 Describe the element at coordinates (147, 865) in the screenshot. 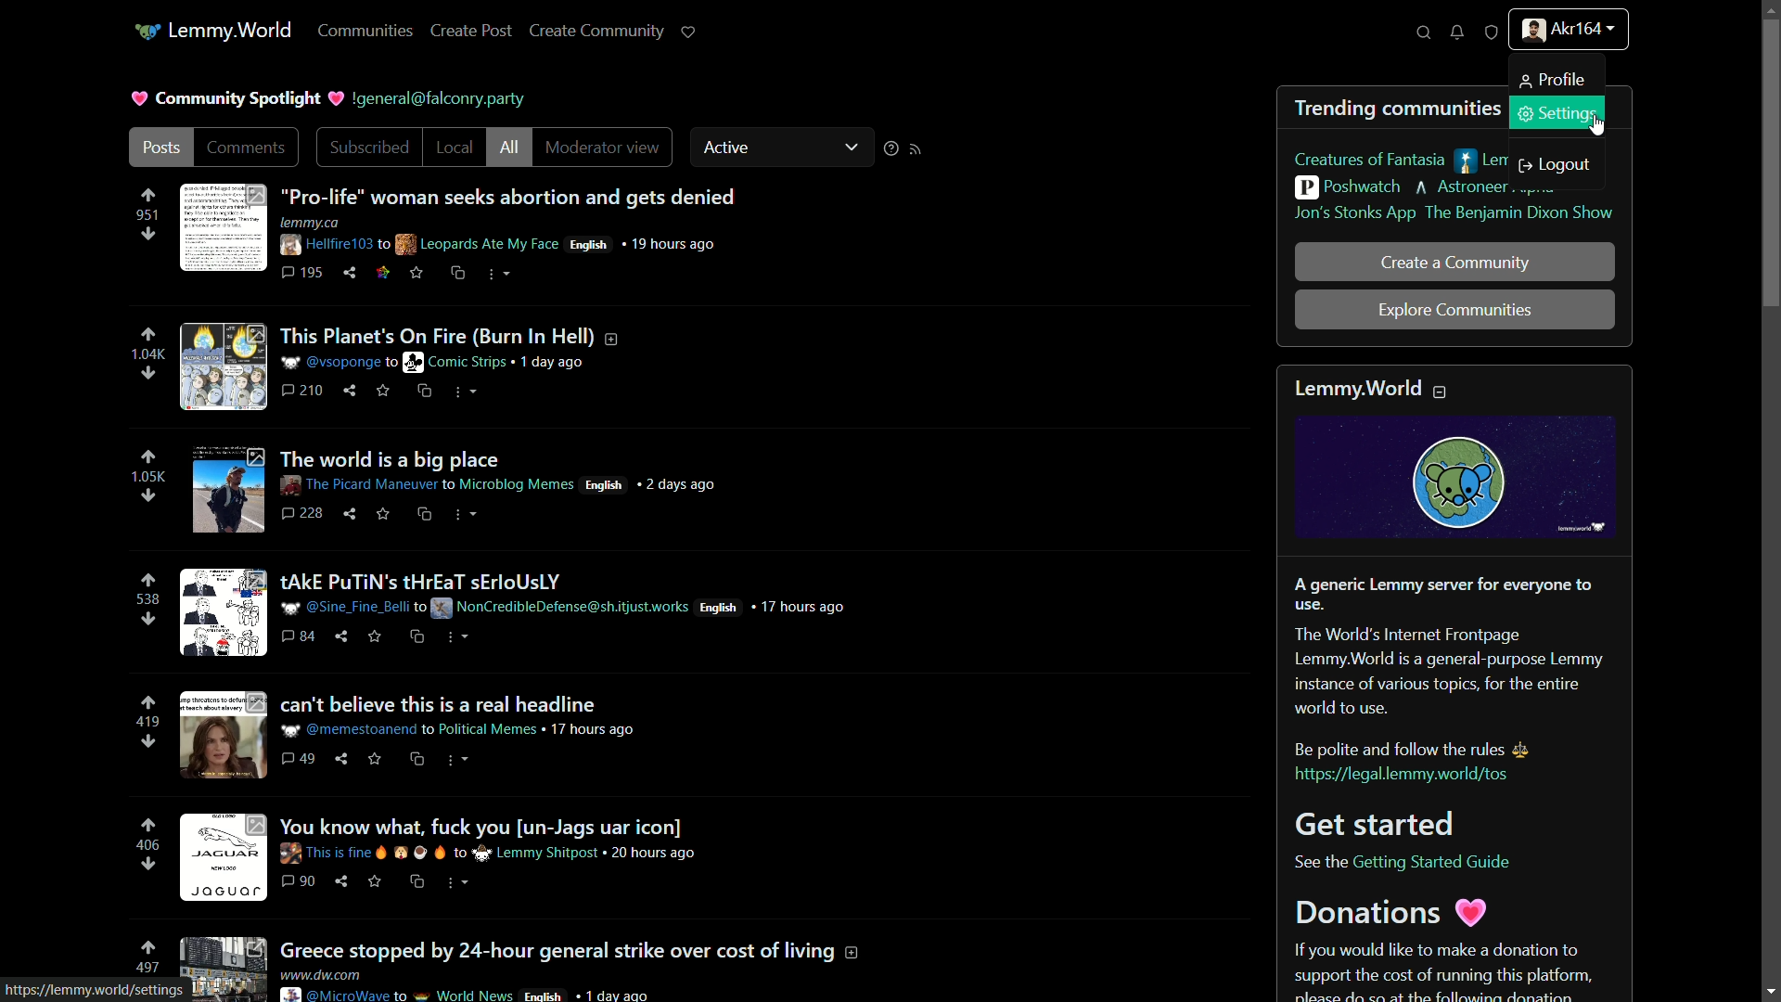

I see `downvote` at that location.